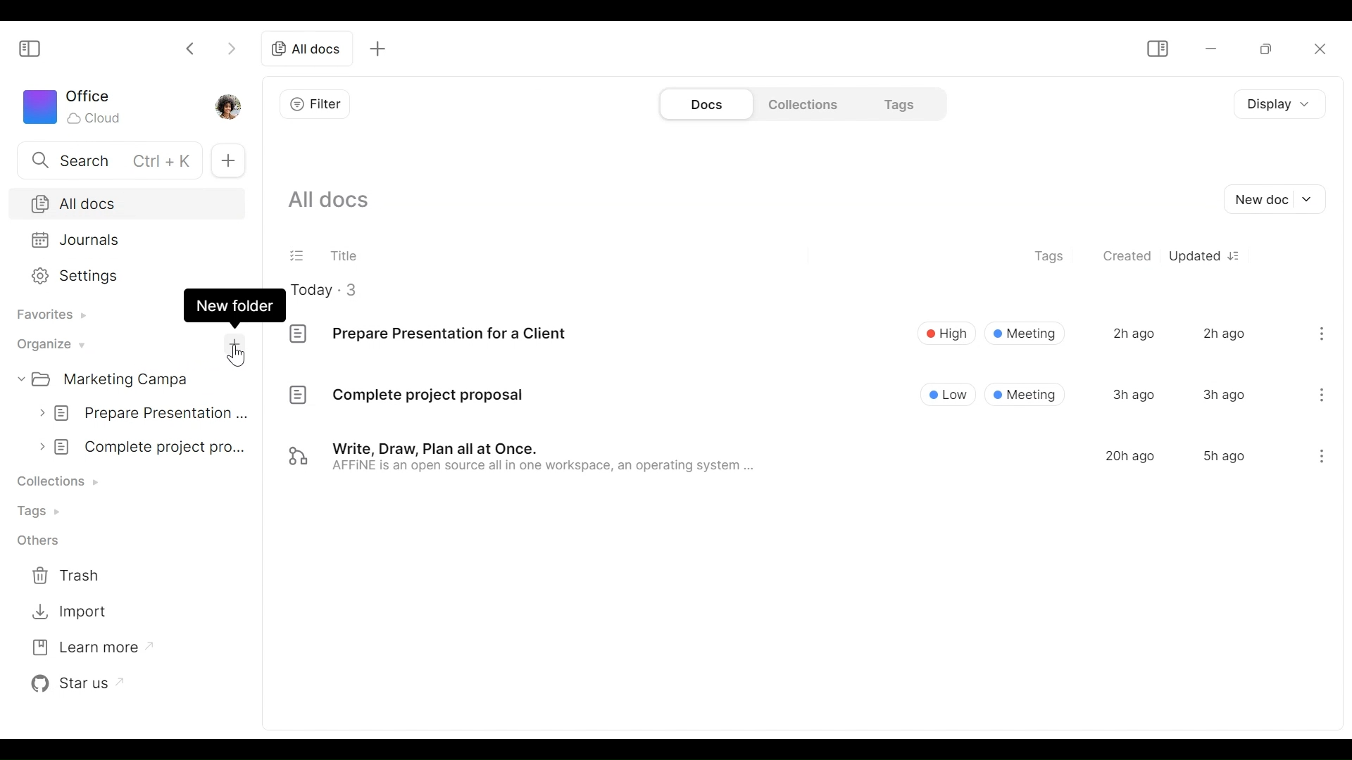 This screenshot has width=1352, height=760. I want to click on complete project, so click(145, 446).